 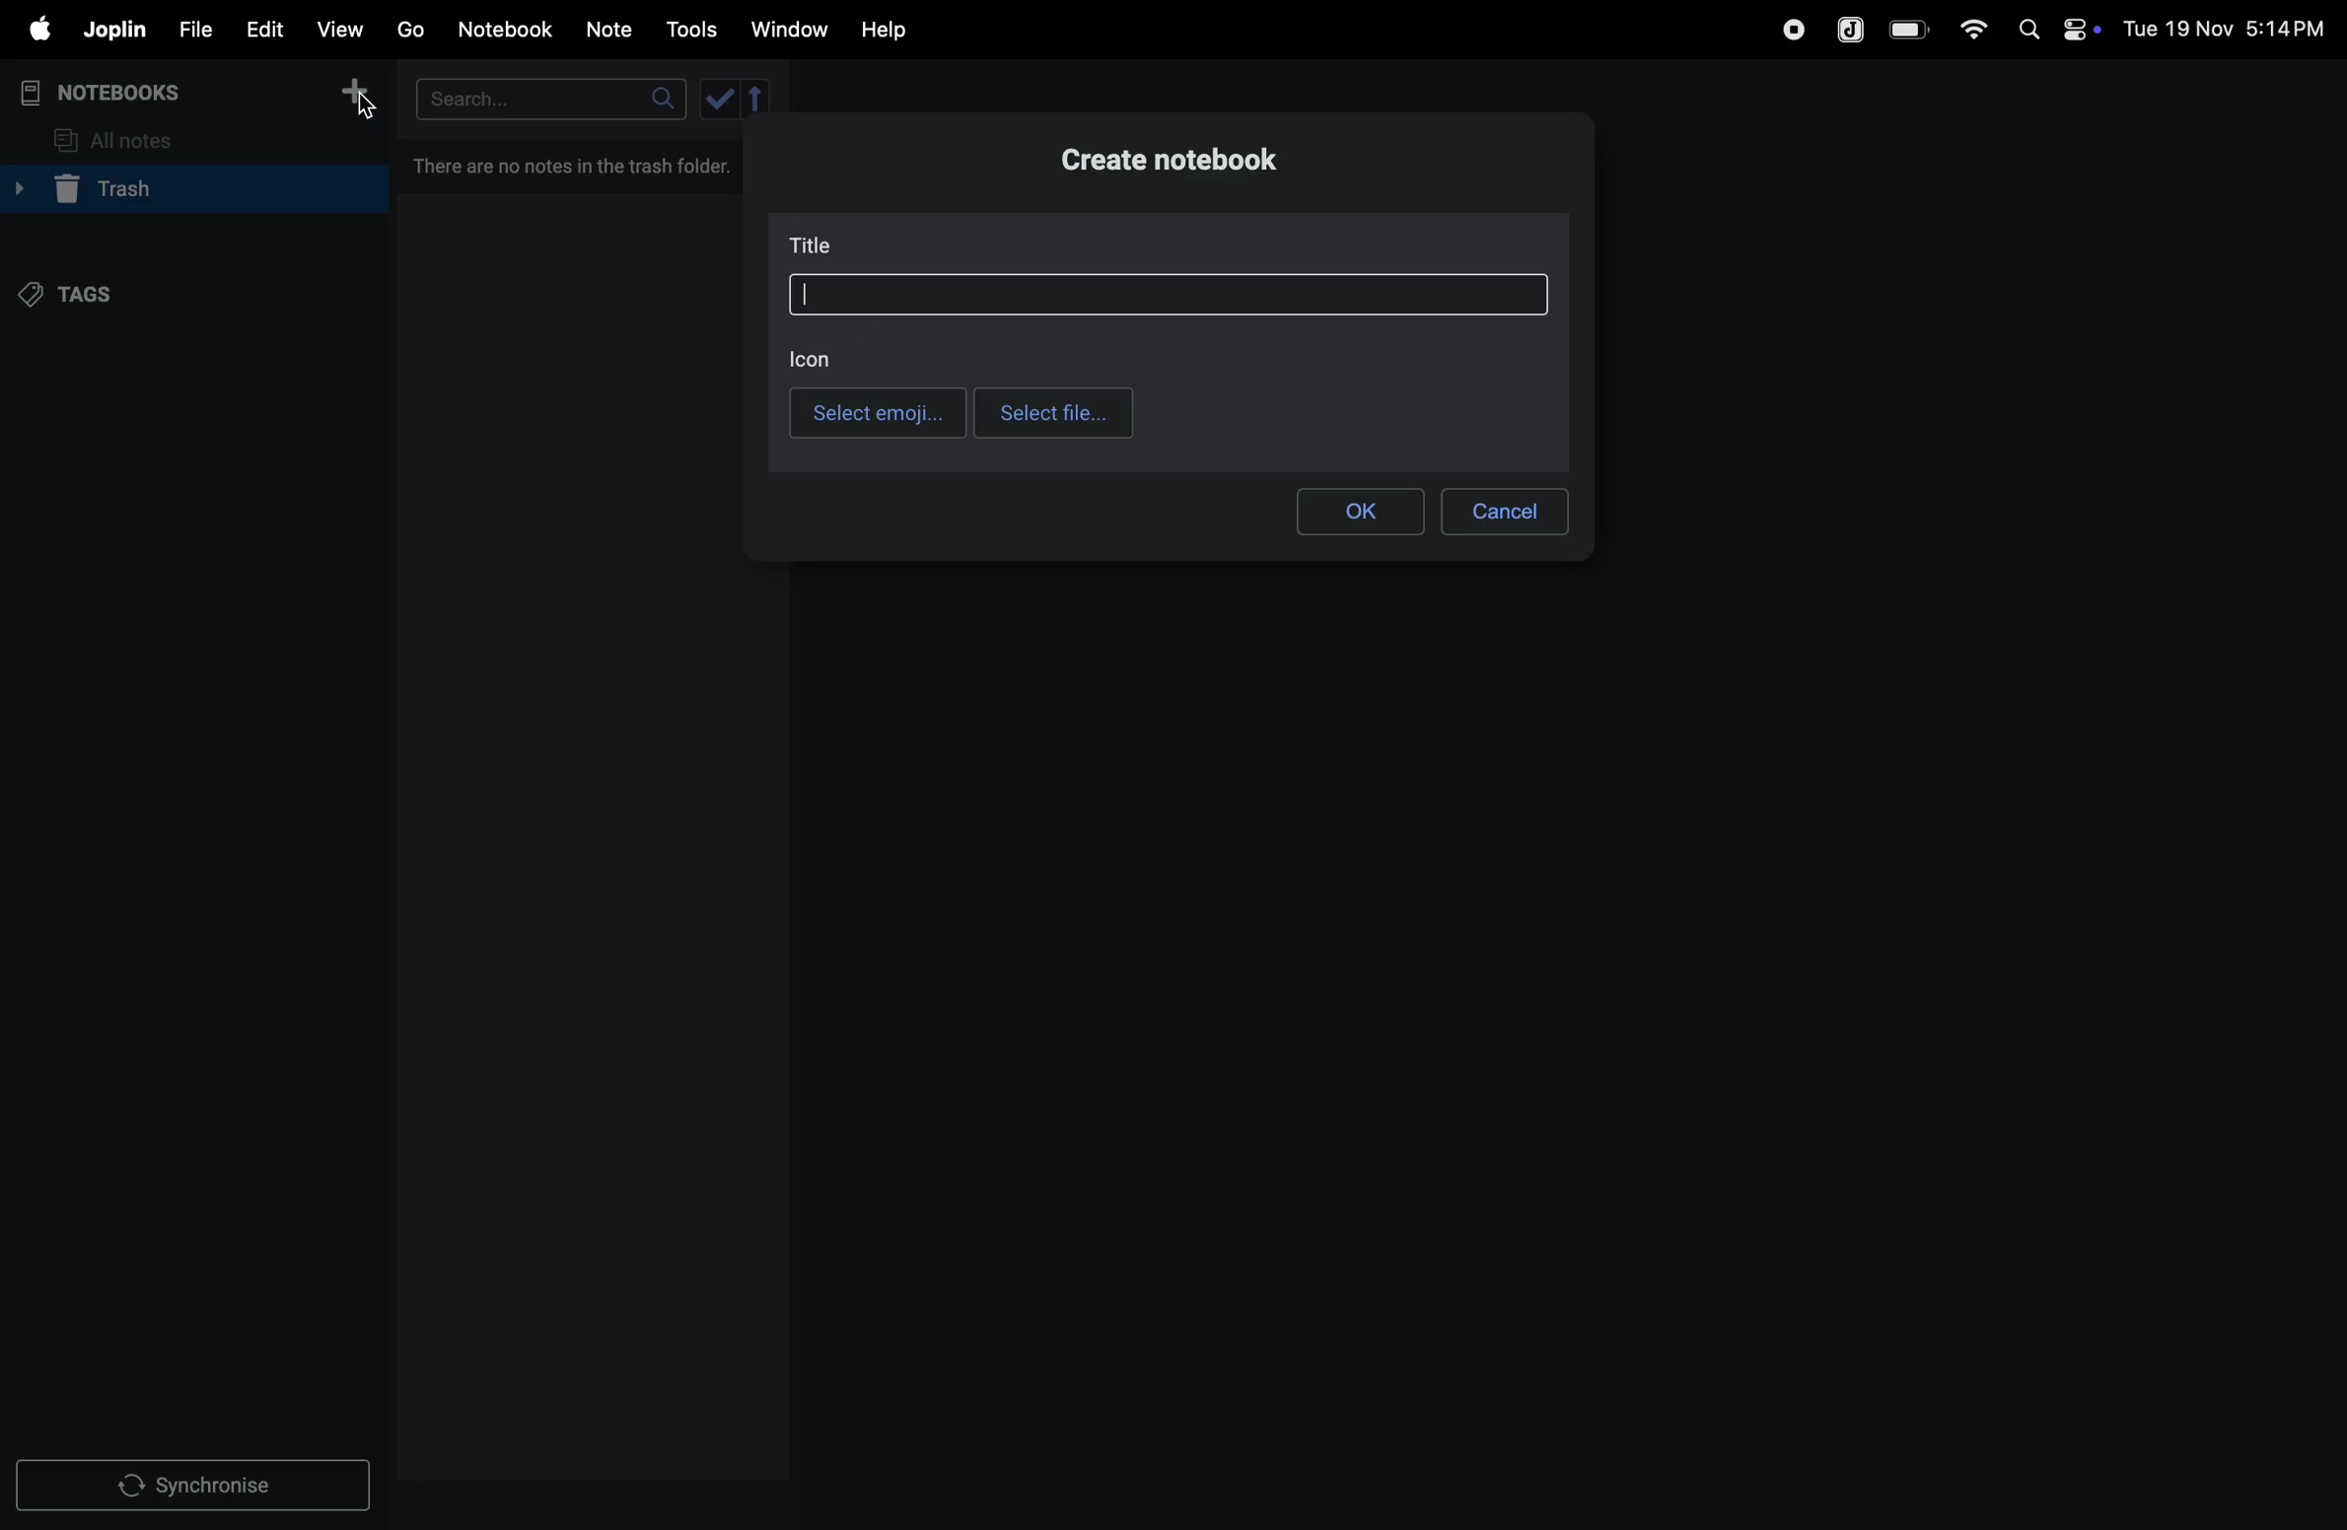 I want to click on help, so click(x=898, y=31).